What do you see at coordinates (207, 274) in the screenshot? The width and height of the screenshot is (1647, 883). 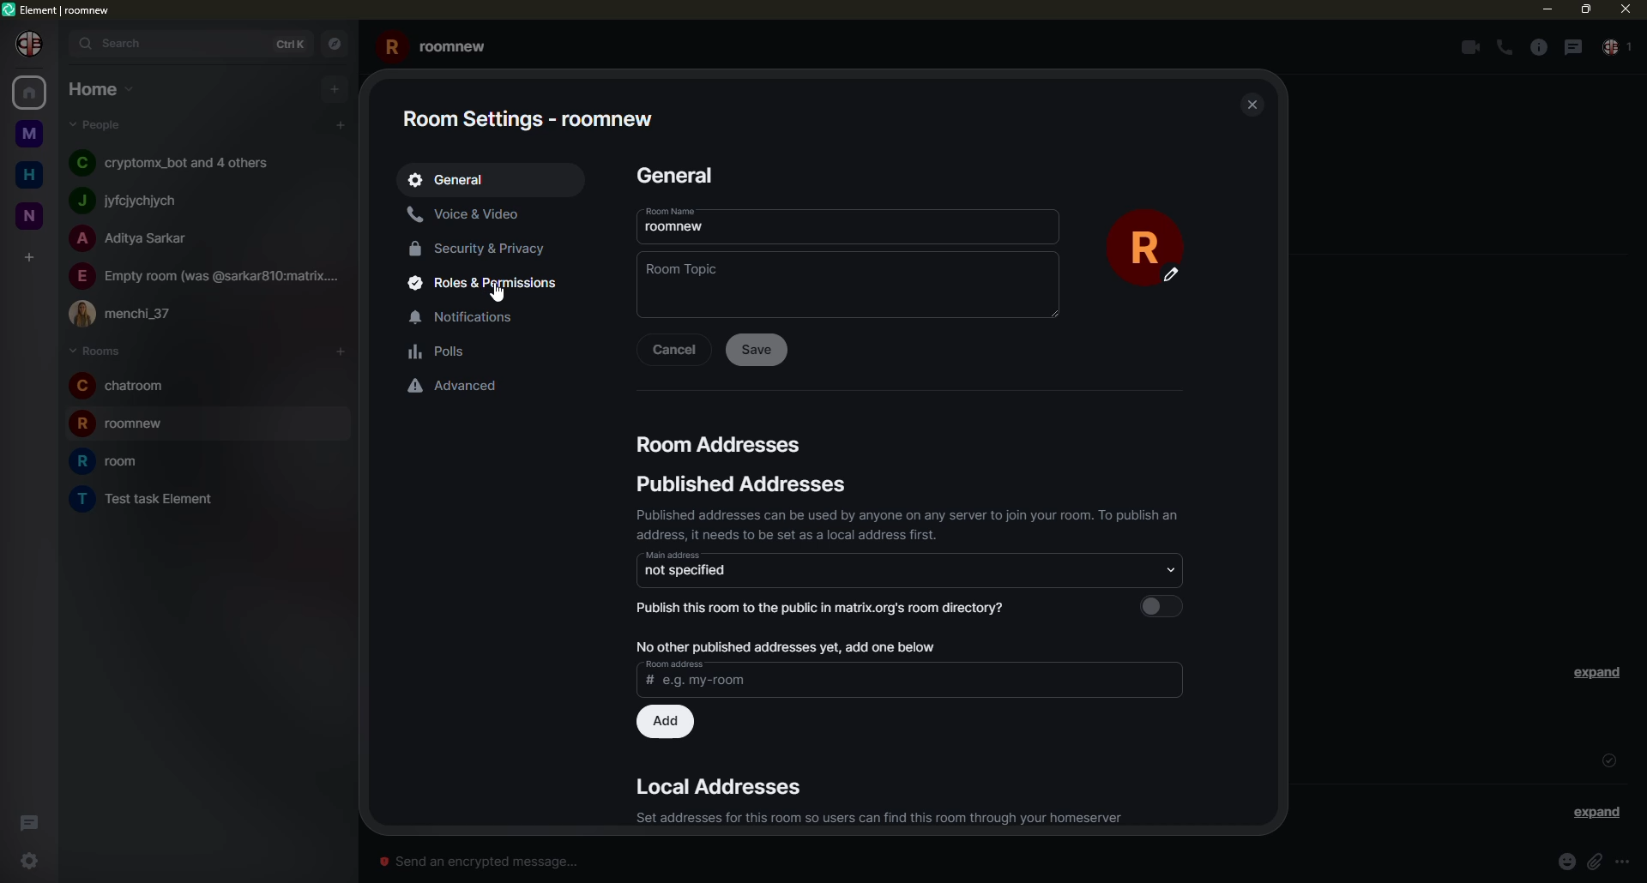 I see `people` at bounding box center [207, 274].